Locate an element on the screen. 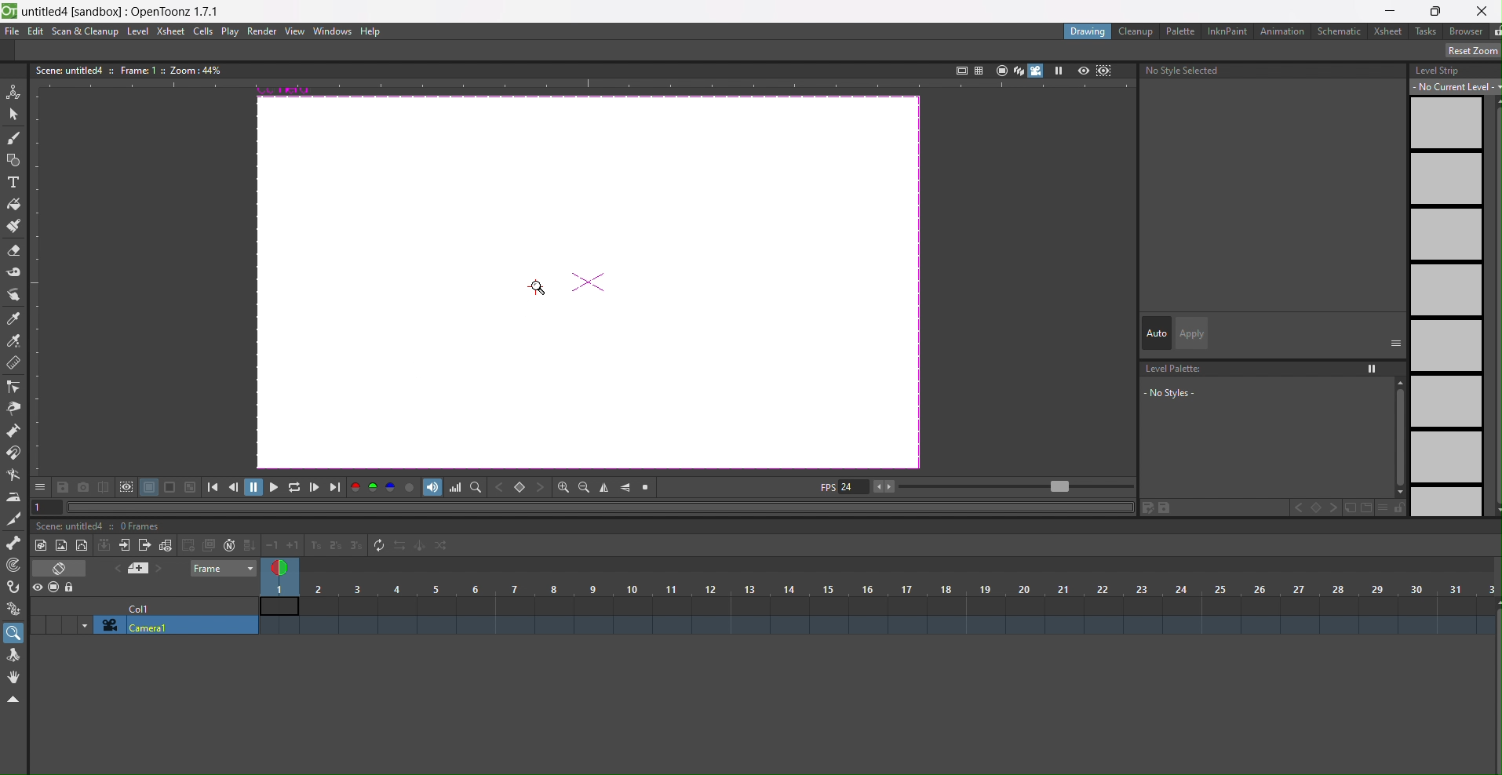 The width and height of the screenshot is (1502, 775). cleanup is located at coordinates (1137, 31).